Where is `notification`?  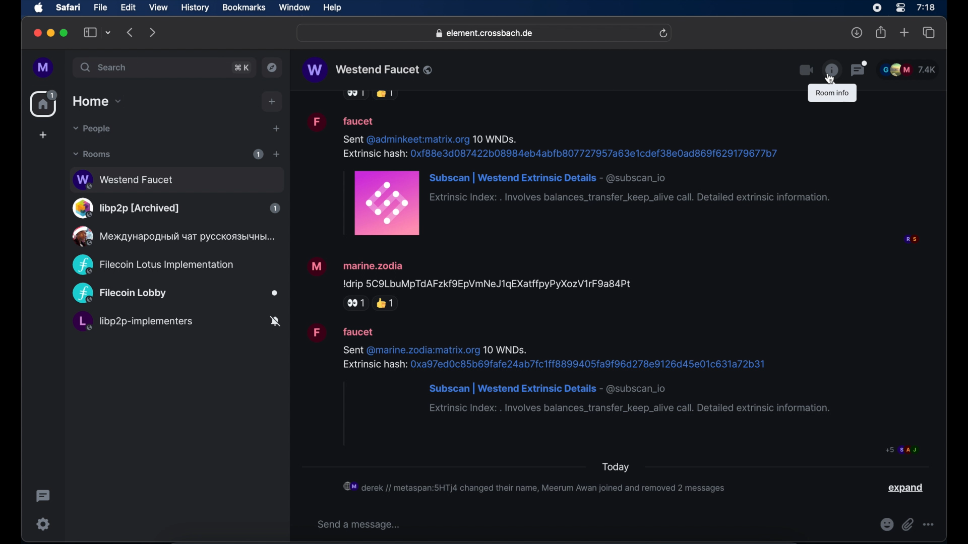 notification is located at coordinates (535, 487).